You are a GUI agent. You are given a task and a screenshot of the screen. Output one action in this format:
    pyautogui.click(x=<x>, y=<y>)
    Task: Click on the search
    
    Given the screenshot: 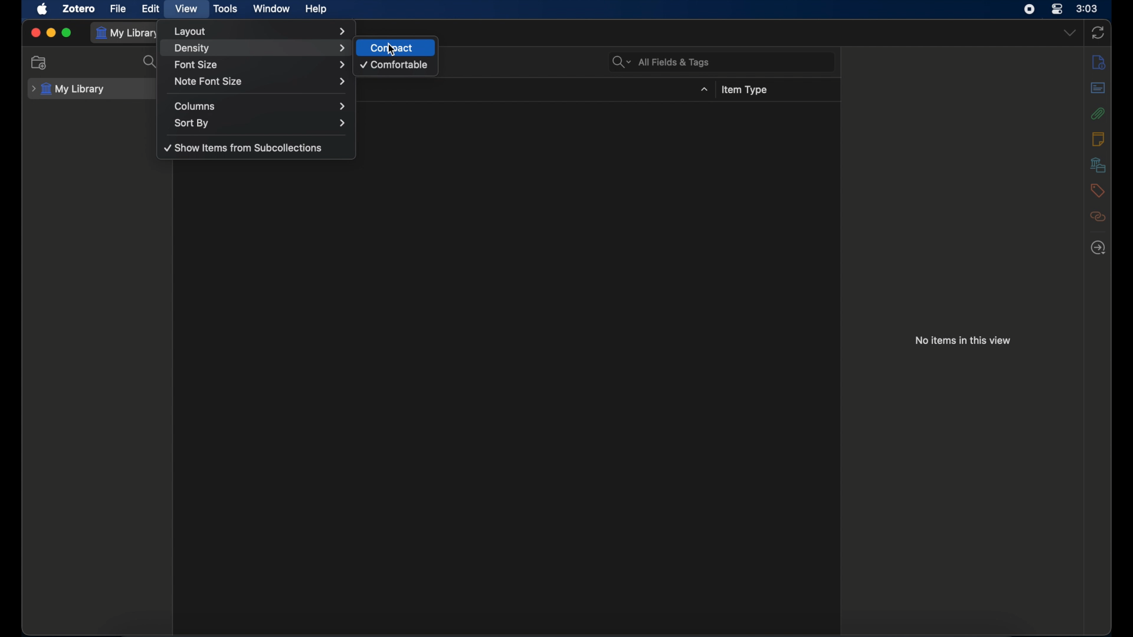 What is the action you would take?
    pyautogui.click(x=150, y=61)
    